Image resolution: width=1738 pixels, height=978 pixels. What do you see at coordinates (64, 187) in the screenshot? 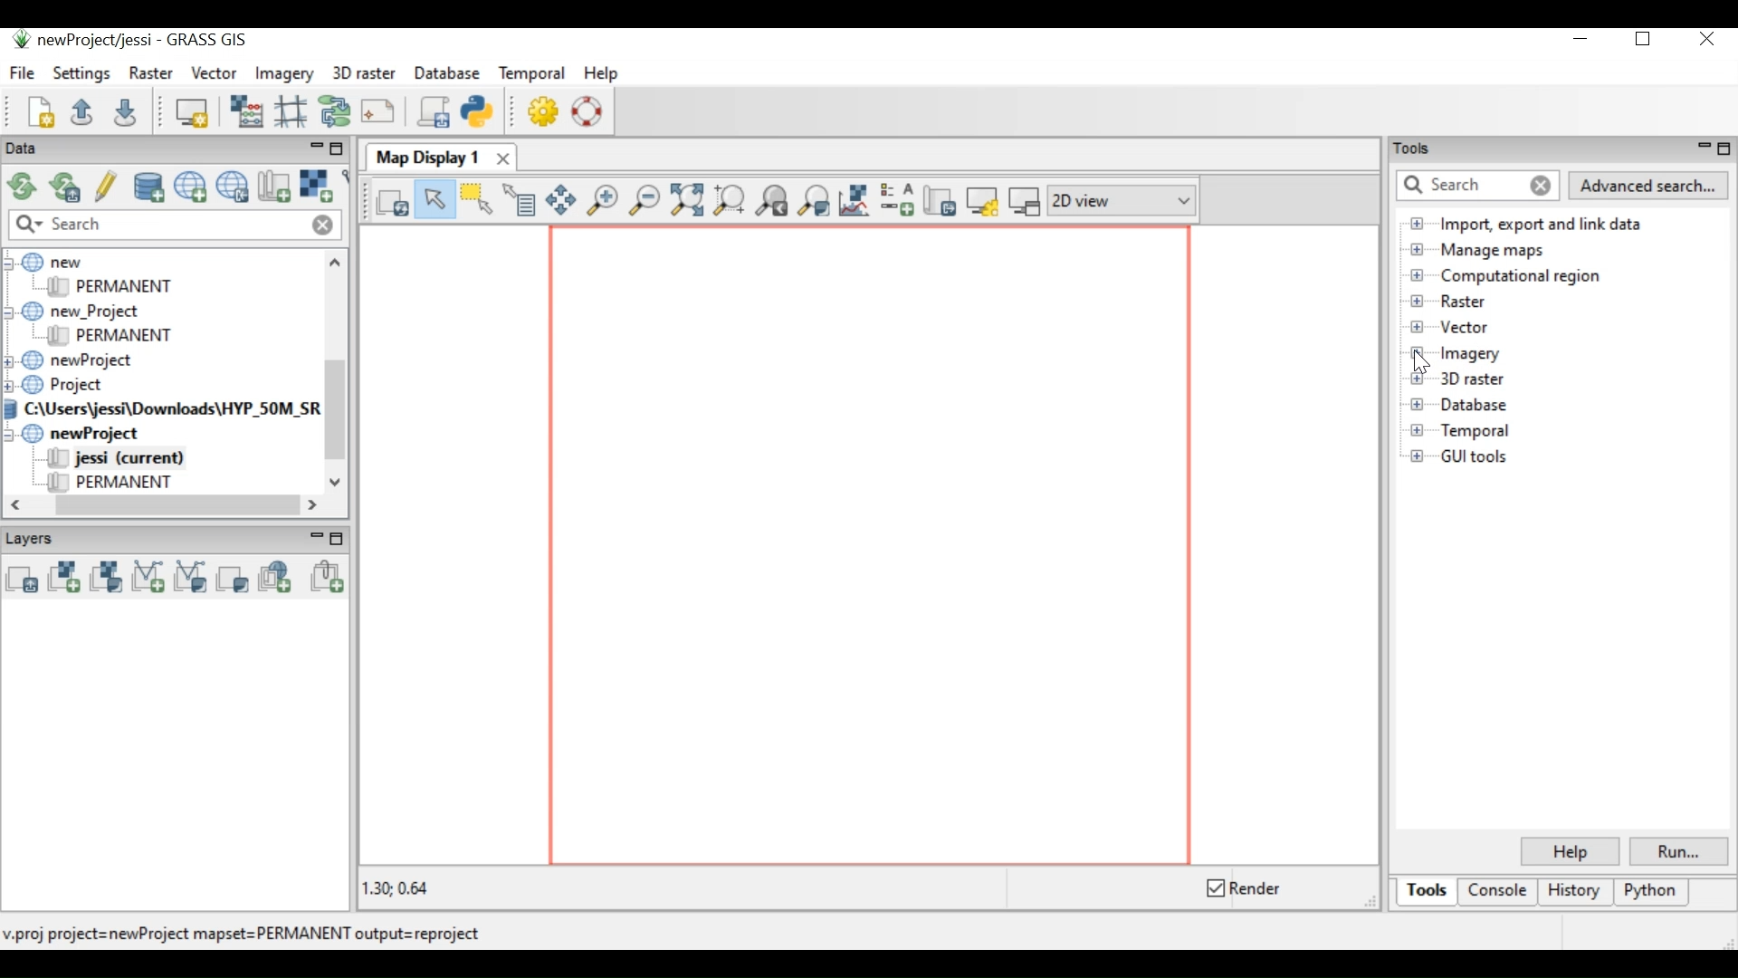
I see `Reload current GRASS mapset only` at bounding box center [64, 187].